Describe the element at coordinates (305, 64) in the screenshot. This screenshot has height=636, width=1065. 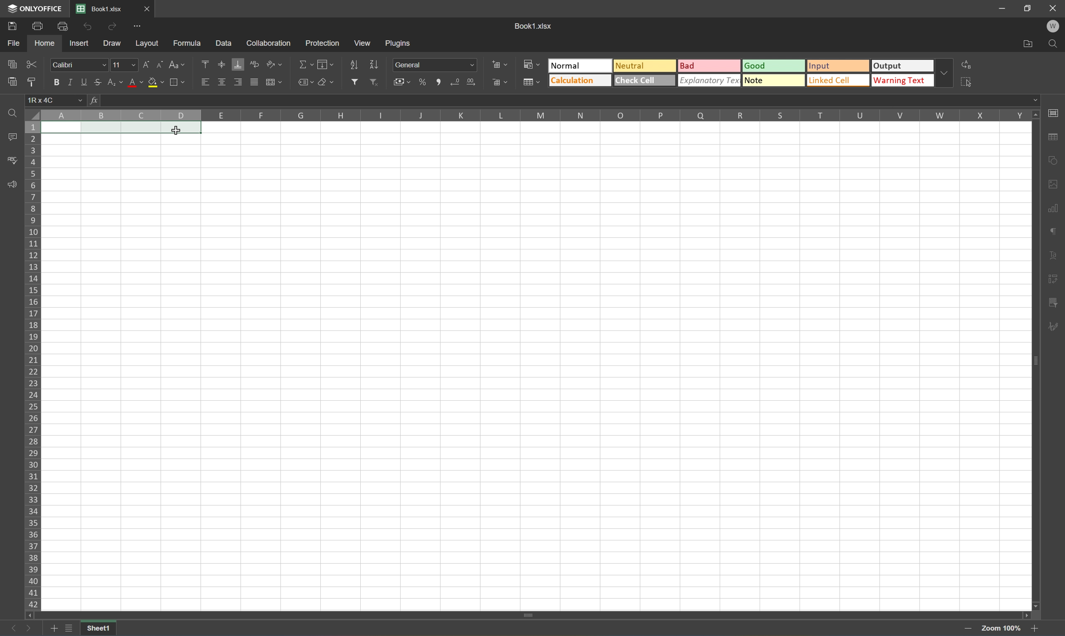
I see `Summation` at that location.